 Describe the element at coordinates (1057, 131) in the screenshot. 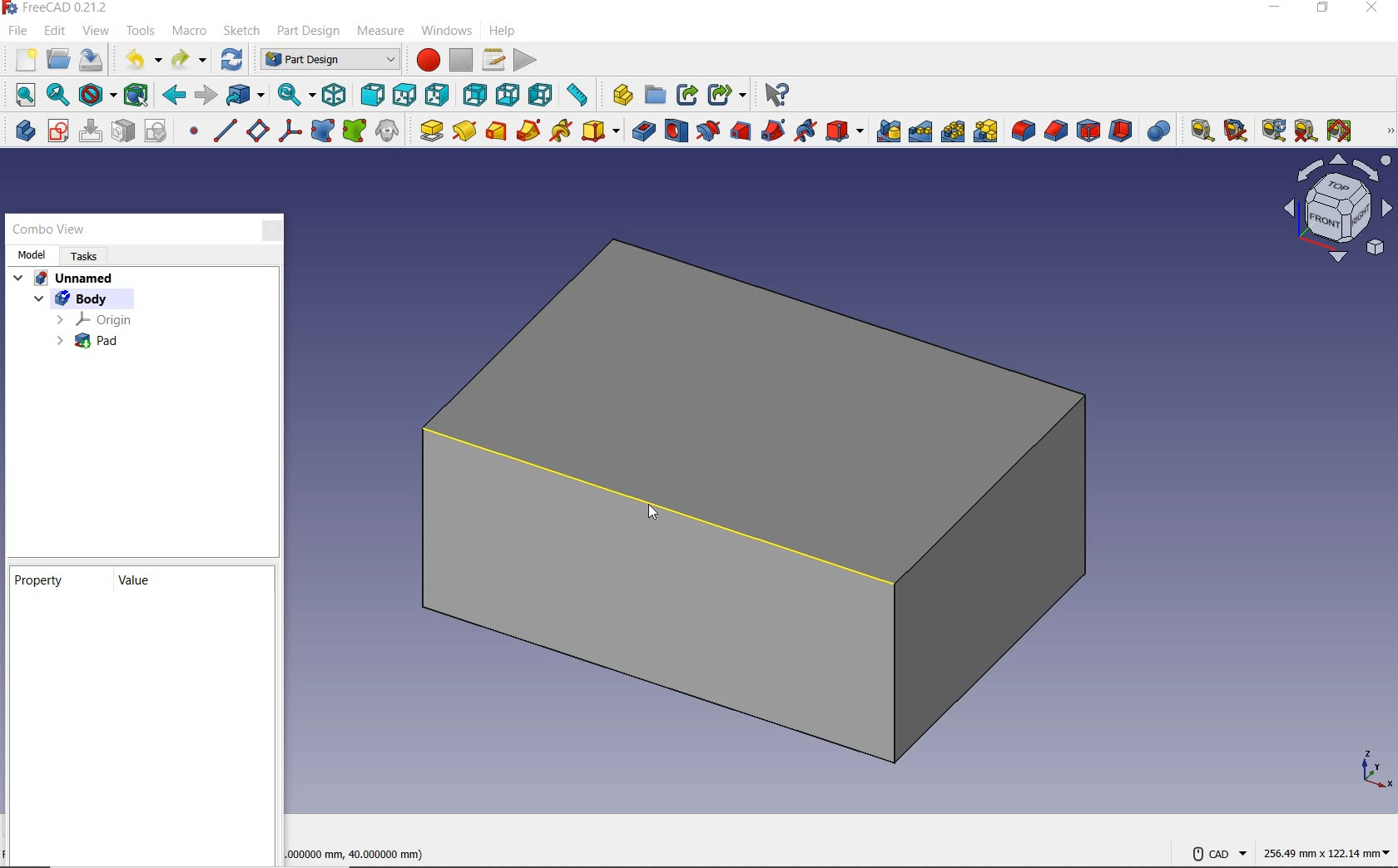

I see `chamfer` at that location.